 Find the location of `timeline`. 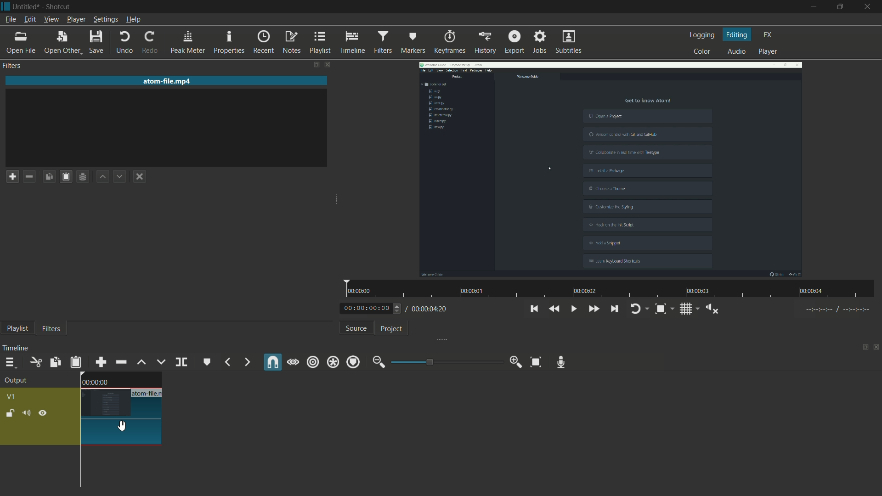

timeline is located at coordinates (18, 346).